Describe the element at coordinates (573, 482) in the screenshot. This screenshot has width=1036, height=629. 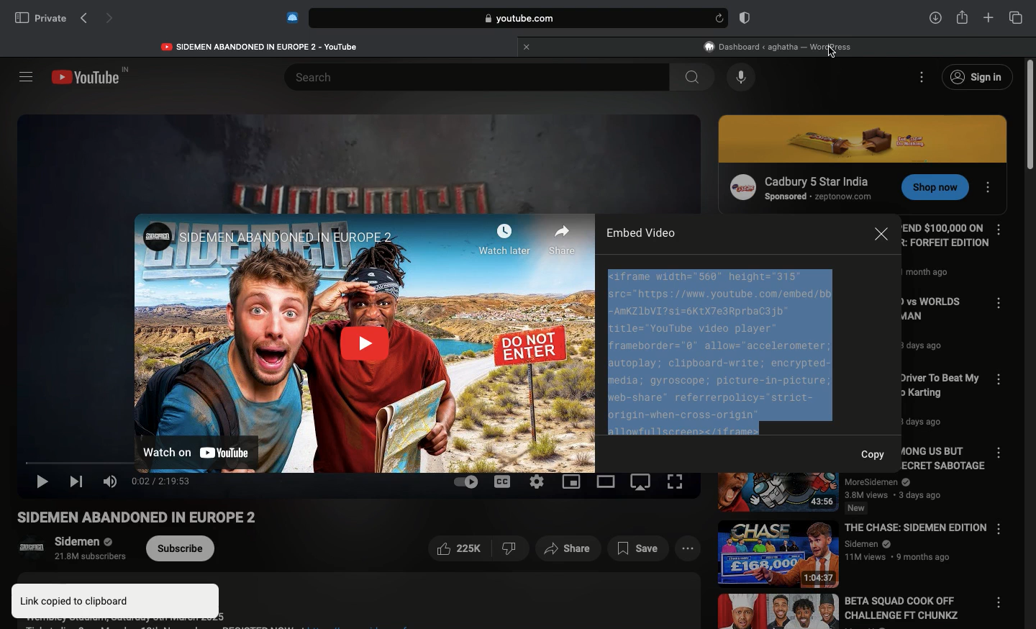
I see `Sharing screen` at that location.